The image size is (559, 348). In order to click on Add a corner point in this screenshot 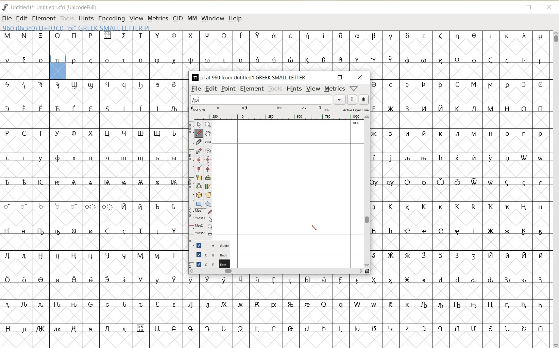, I will do `click(208, 169)`.